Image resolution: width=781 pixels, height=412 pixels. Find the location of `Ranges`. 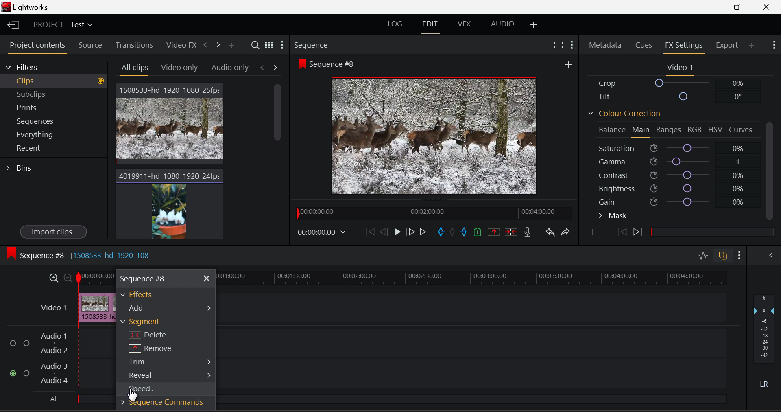

Ranges is located at coordinates (669, 130).